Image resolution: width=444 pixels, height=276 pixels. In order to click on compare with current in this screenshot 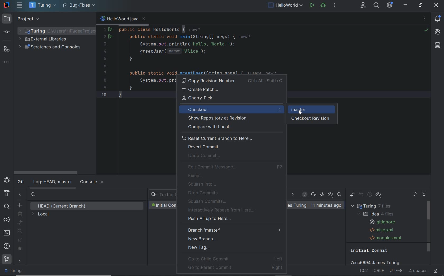, I will do `click(20, 223)`.